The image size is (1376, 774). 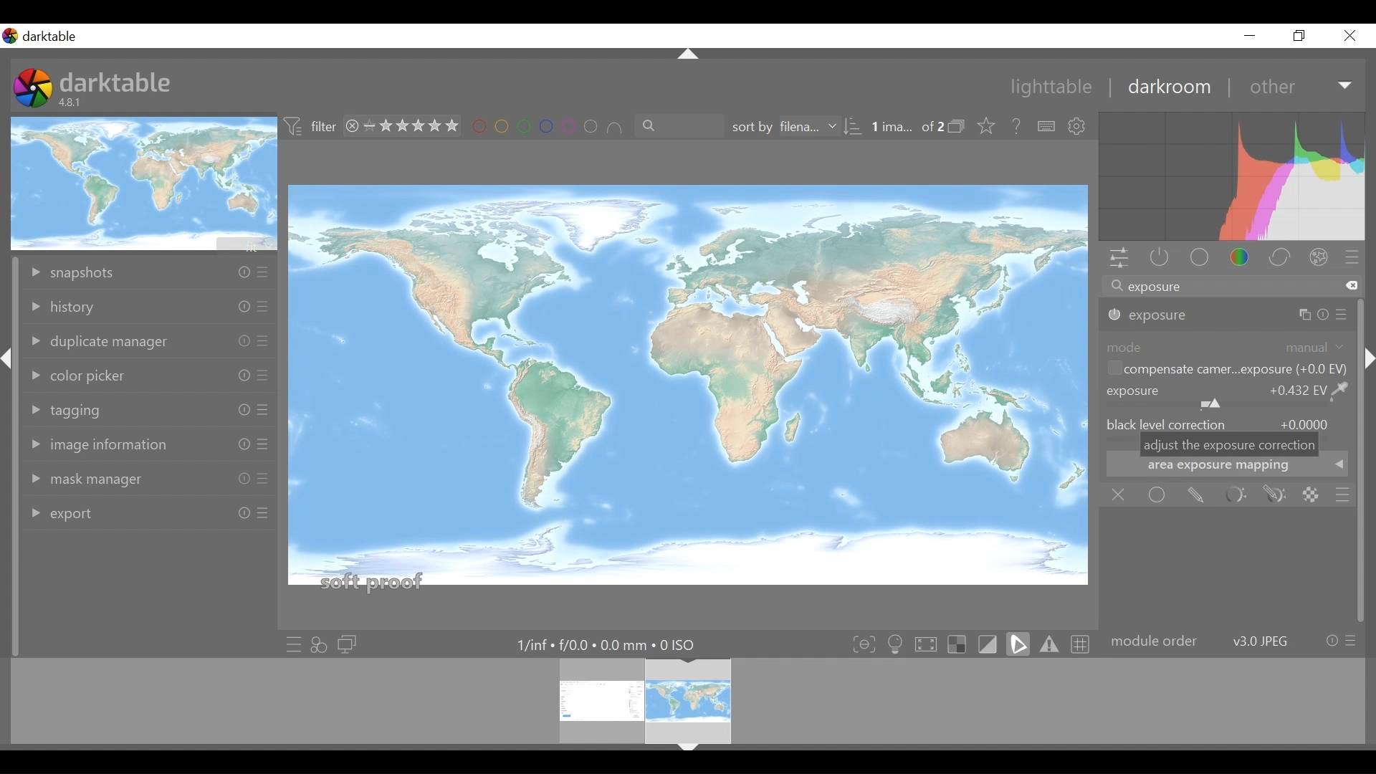 I want to click on , so click(x=239, y=411).